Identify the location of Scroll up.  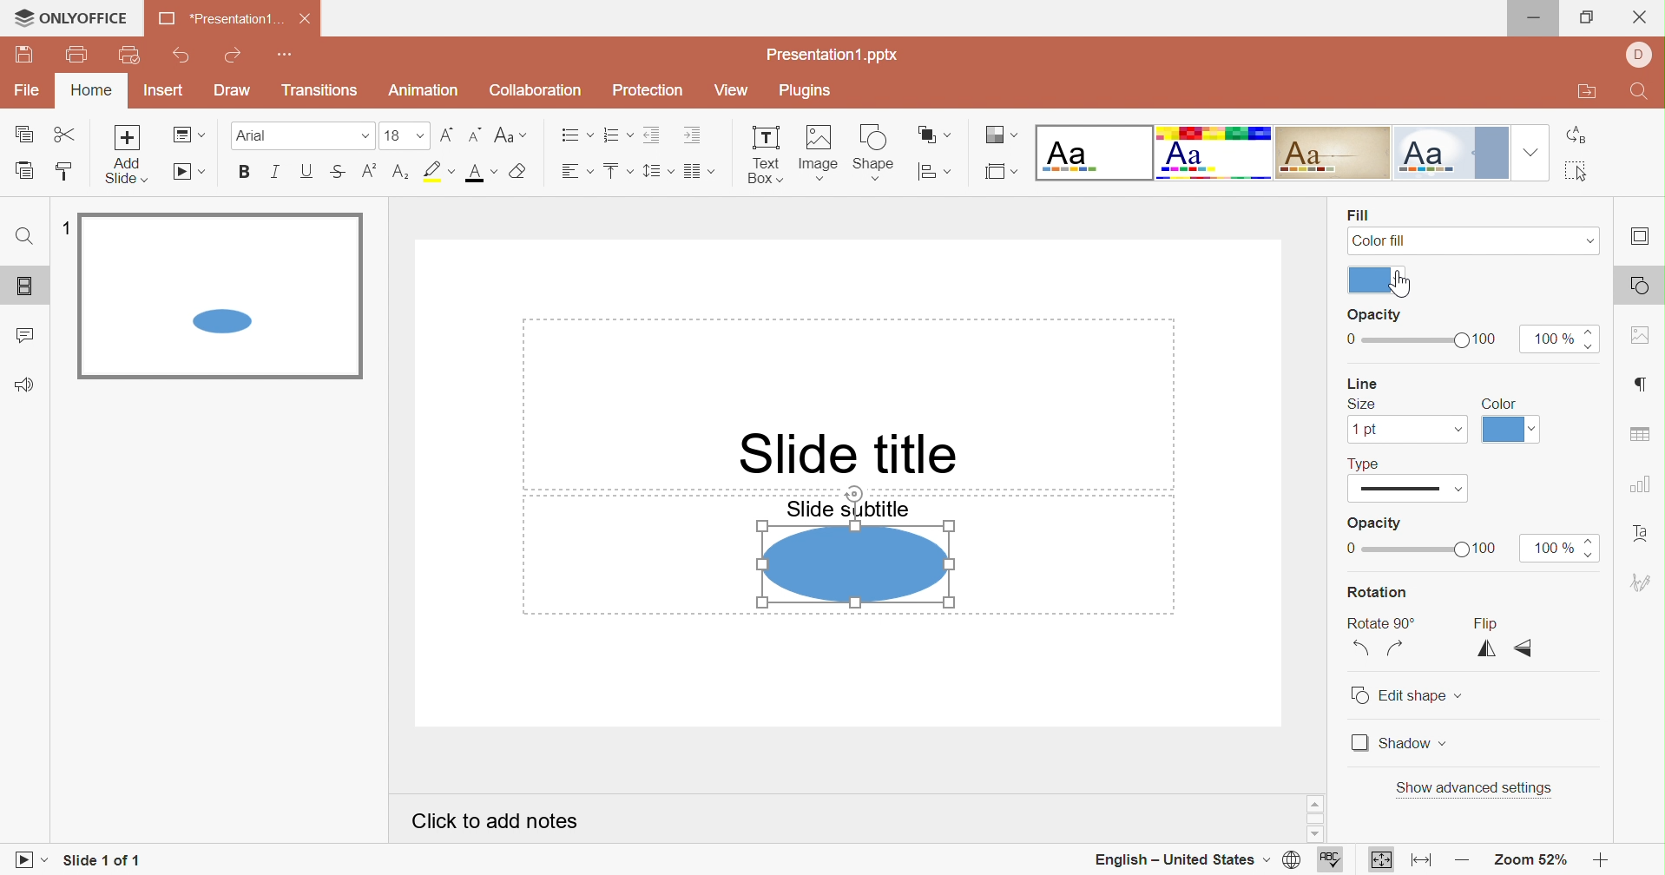
(1320, 802).